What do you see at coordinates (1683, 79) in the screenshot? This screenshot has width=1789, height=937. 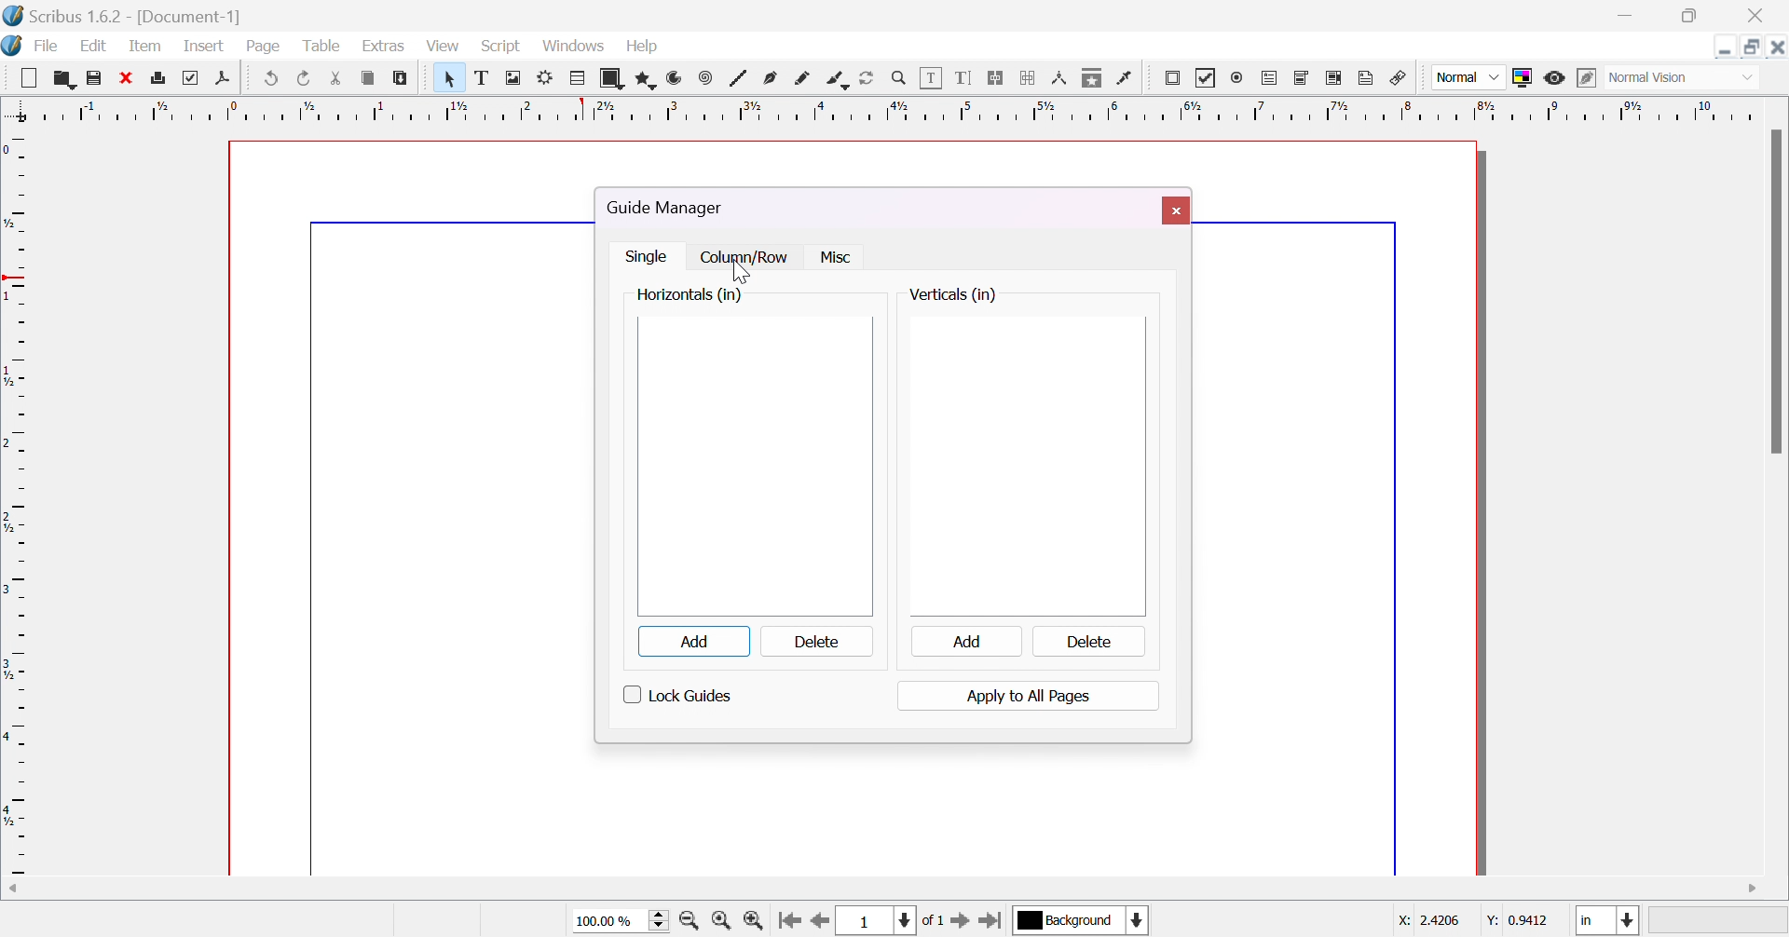 I see `Select visual appearance of display` at bounding box center [1683, 79].